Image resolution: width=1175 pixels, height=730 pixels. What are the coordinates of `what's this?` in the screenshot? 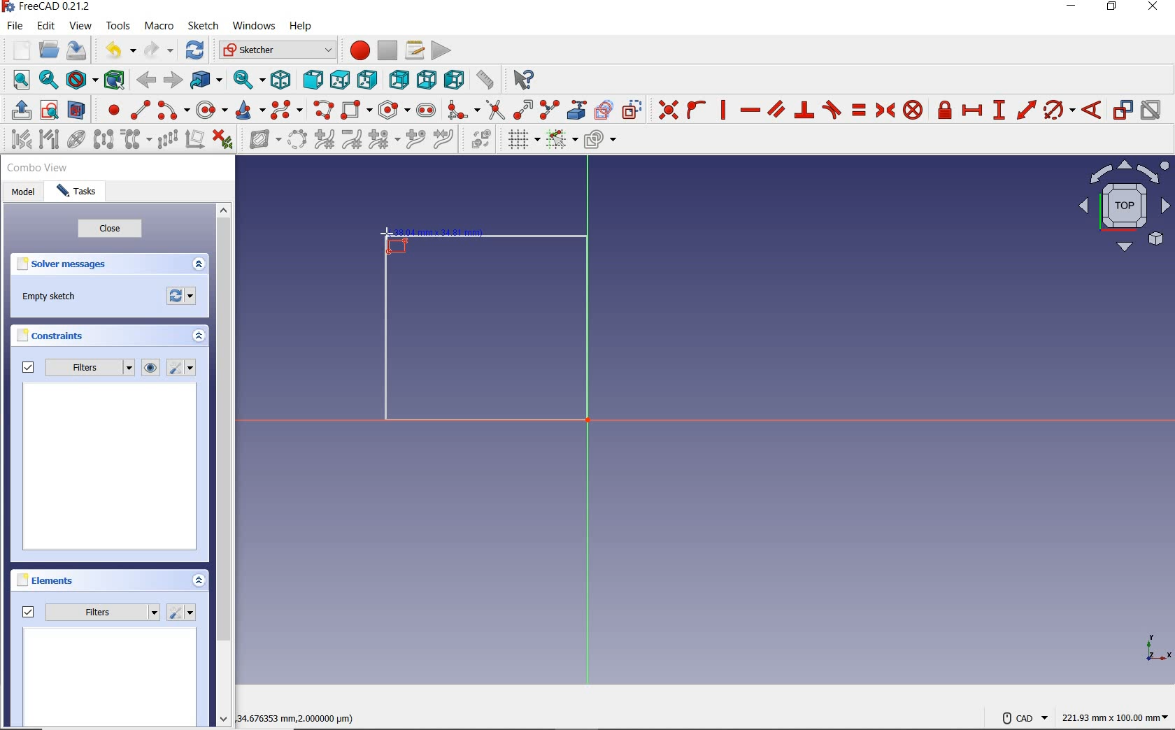 It's located at (520, 81).